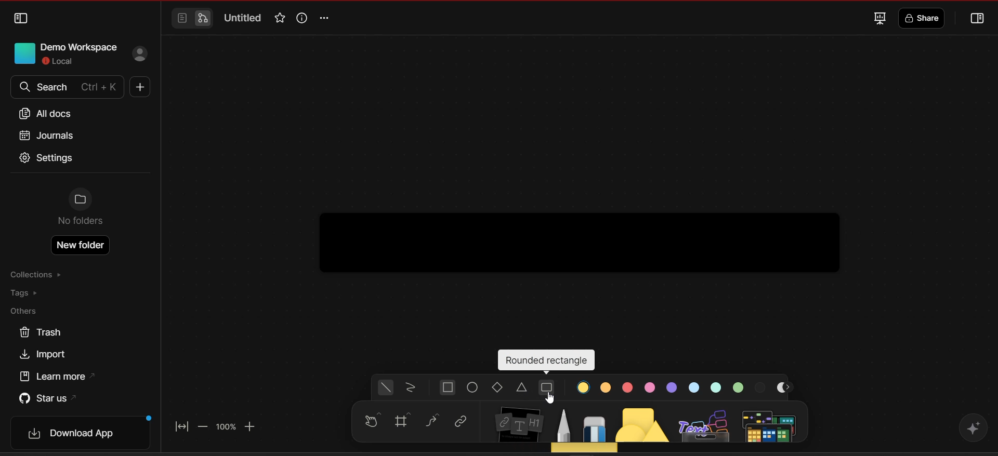  What do you see at coordinates (717, 387) in the screenshot?
I see `color 7` at bounding box center [717, 387].